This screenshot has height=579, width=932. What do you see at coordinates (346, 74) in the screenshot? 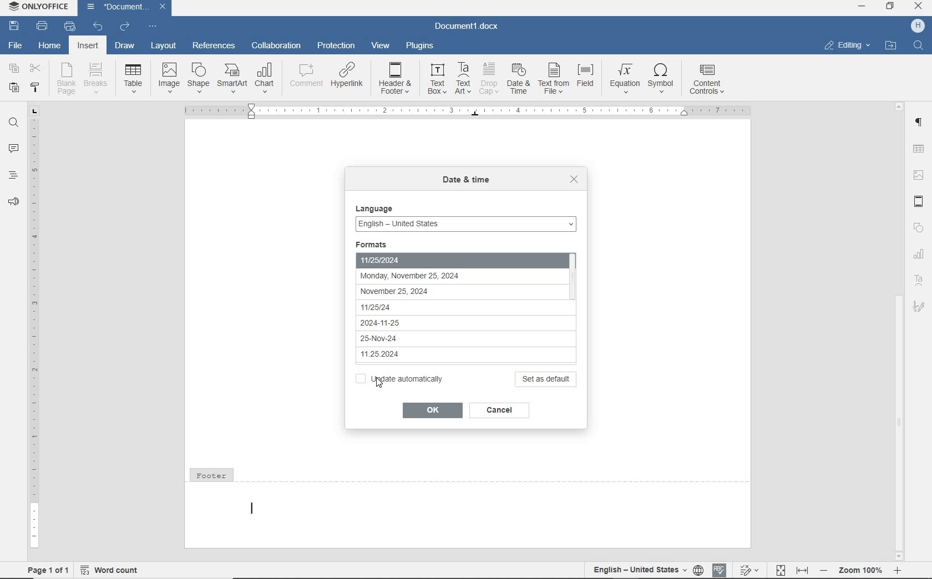
I see `hyperlink` at bounding box center [346, 74].